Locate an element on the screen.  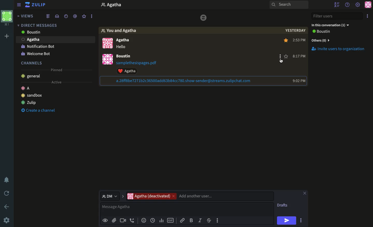
Notification bot is located at coordinates (38, 47).